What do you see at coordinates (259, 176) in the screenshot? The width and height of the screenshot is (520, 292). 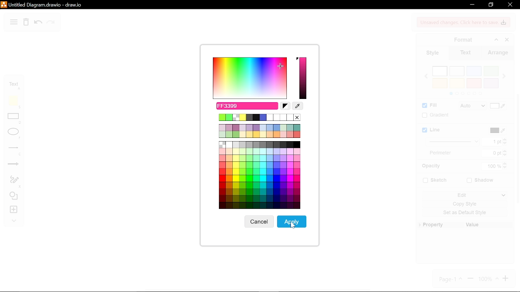 I see `all colors` at bounding box center [259, 176].